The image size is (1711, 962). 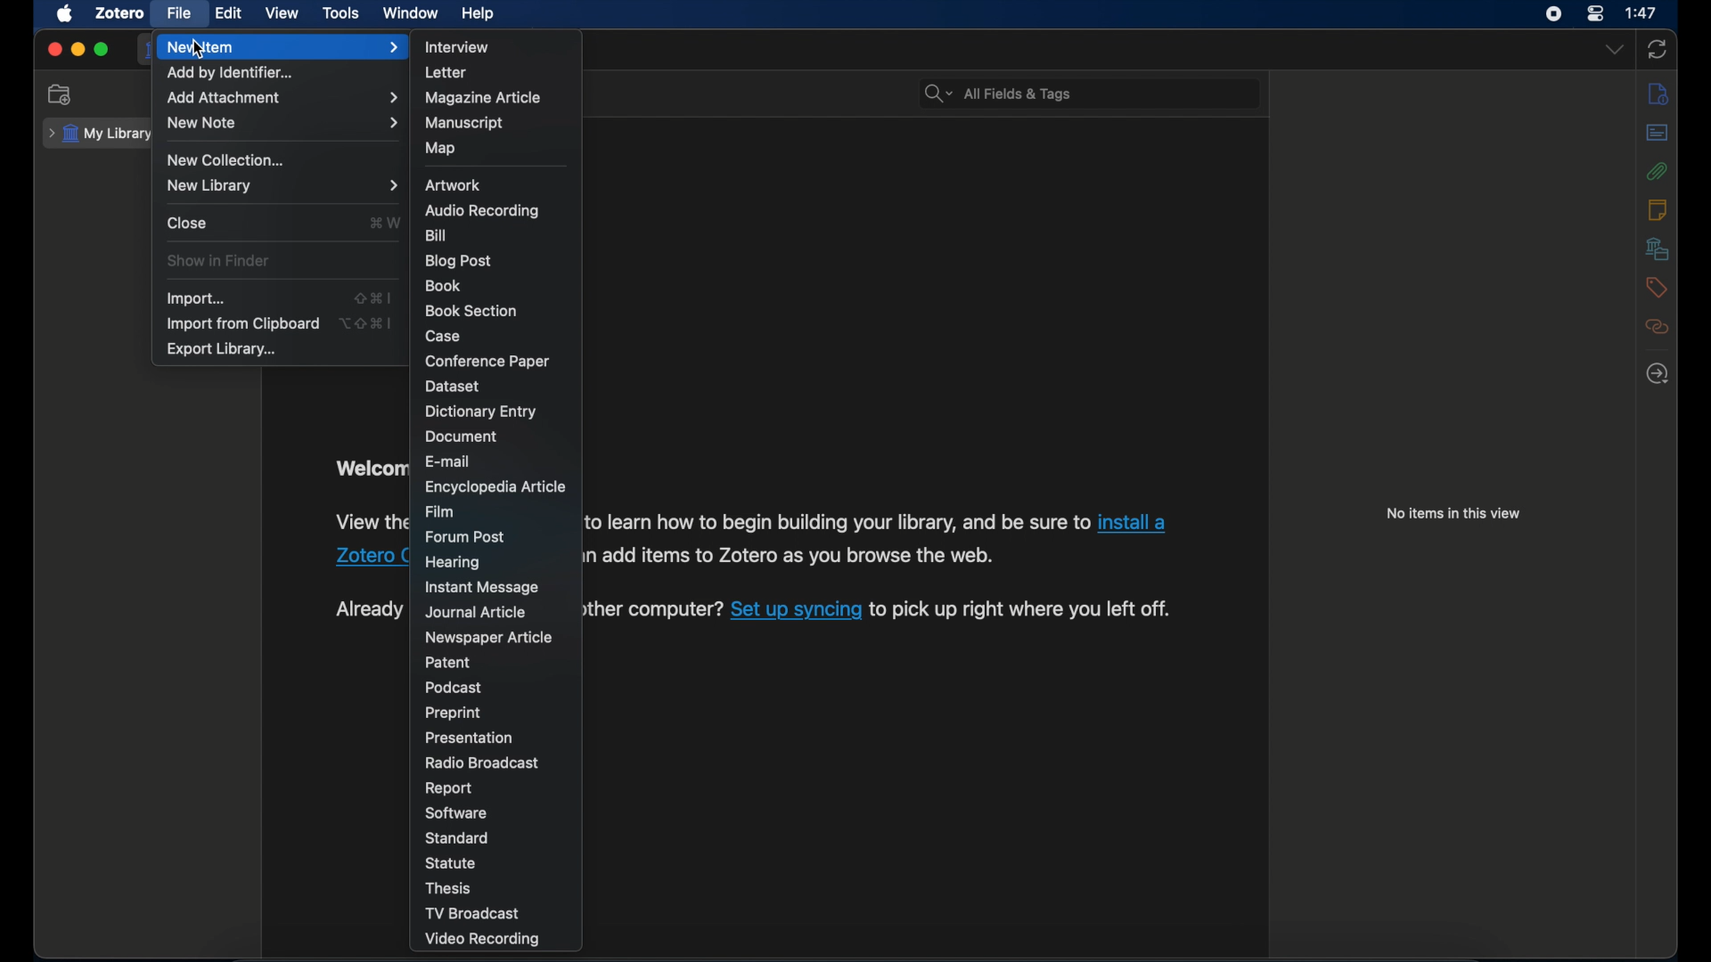 I want to click on option + shift + command + I, so click(x=364, y=322).